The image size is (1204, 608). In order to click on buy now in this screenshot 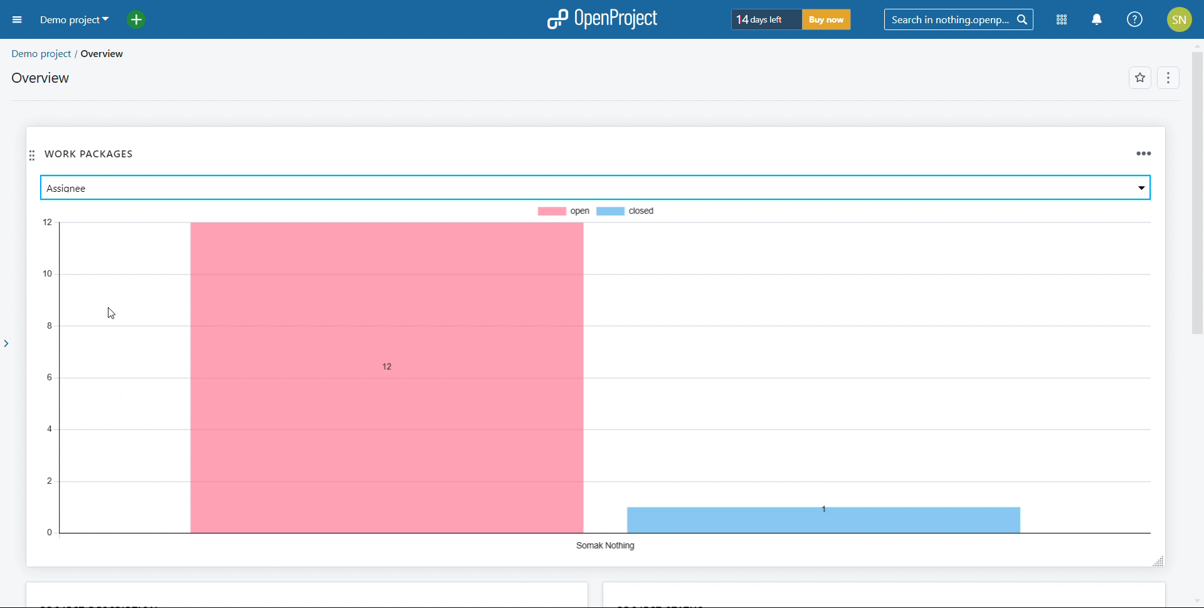, I will do `click(826, 19)`.